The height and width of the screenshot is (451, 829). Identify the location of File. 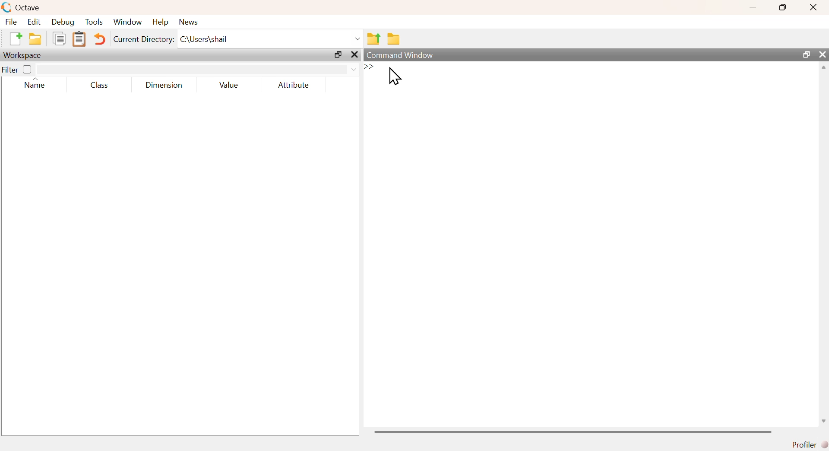
(12, 22).